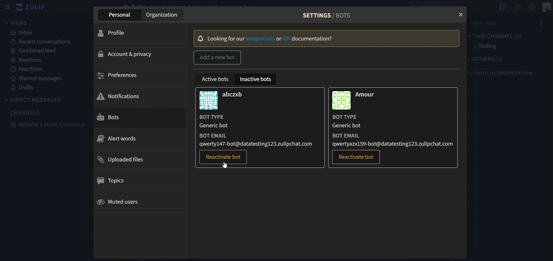 The height and width of the screenshot is (261, 553). Describe the element at coordinates (370, 94) in the screenshot. I see `Amour` at that location.